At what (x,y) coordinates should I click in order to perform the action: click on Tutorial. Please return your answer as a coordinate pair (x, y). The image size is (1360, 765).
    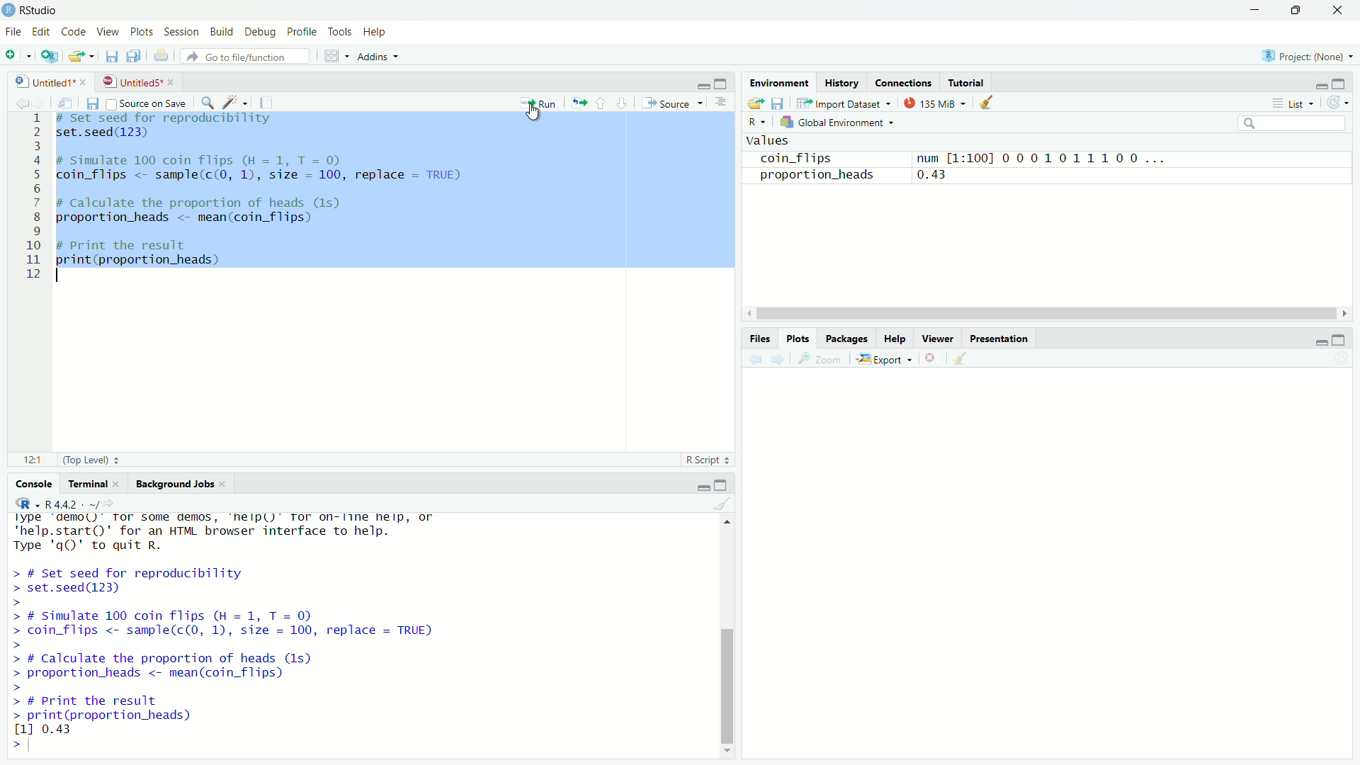
    Looking at the image, I should click on (966, 80).